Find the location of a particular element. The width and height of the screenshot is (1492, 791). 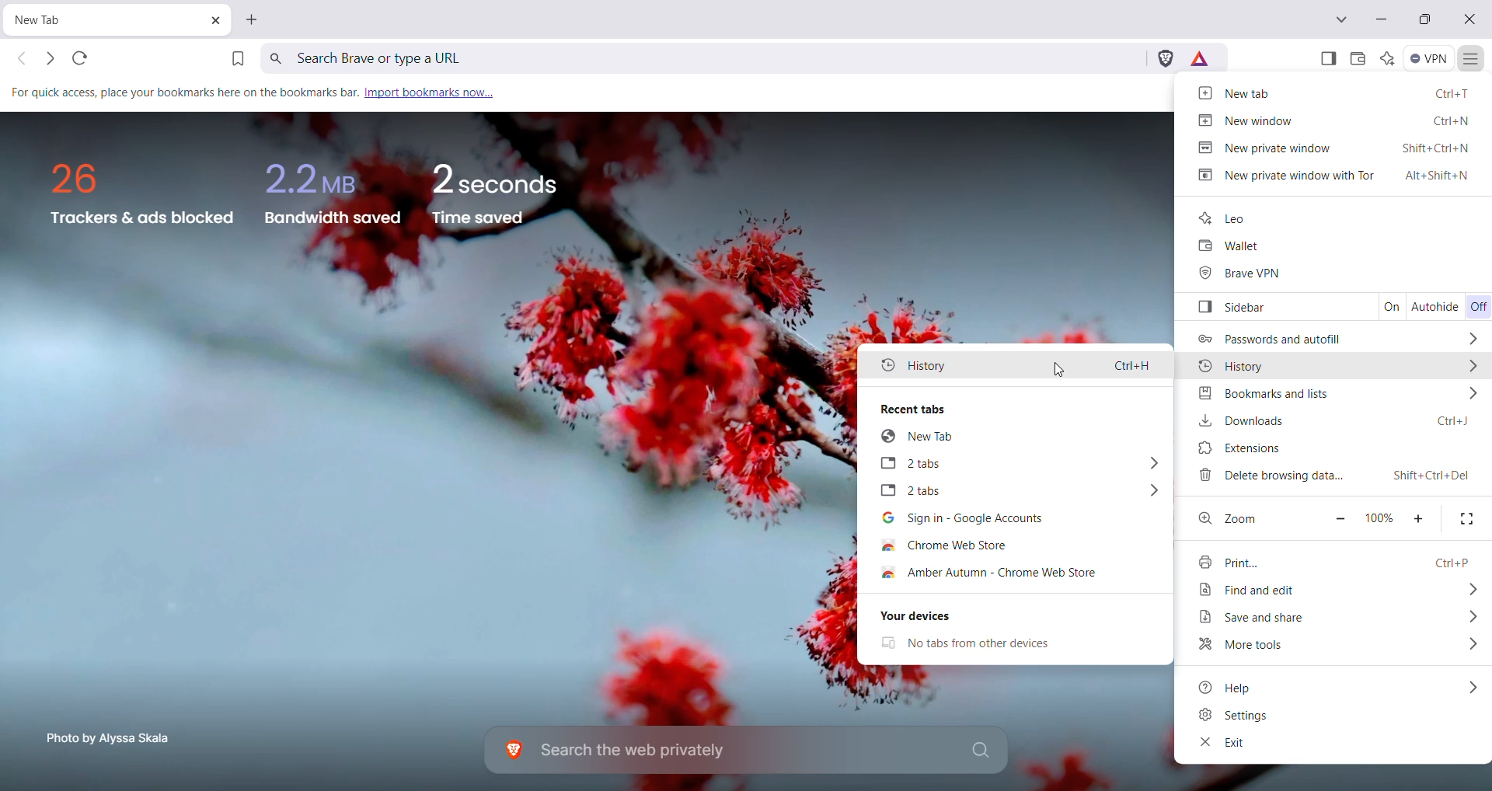

New Tab is located at coordinates (82, 20).